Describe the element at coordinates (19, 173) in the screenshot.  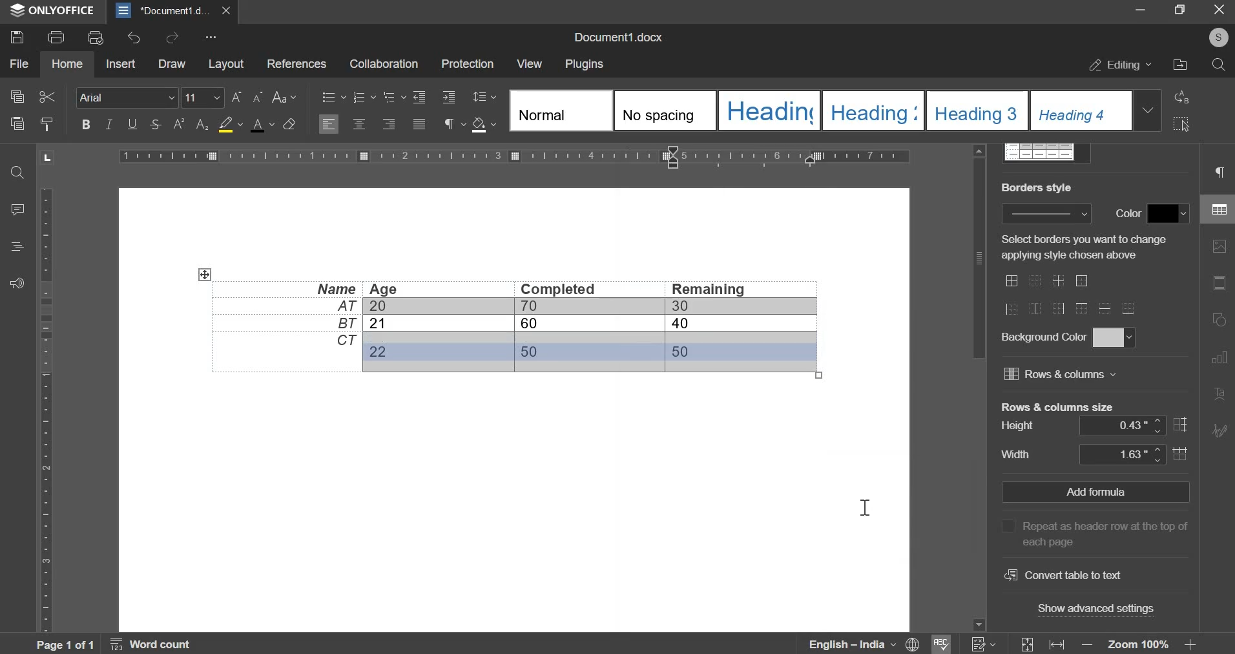
I see `find` at that location.